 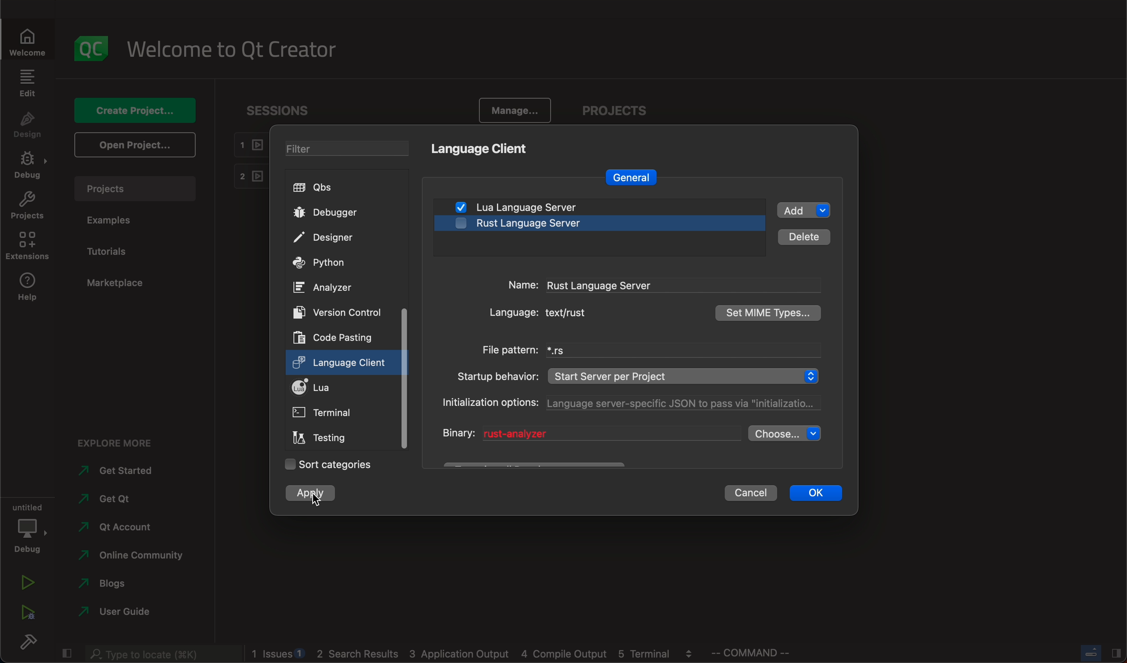 What do you see at coordinates (335, 337) in the screenshot?
I see `code` at bounding box center [335, 337].